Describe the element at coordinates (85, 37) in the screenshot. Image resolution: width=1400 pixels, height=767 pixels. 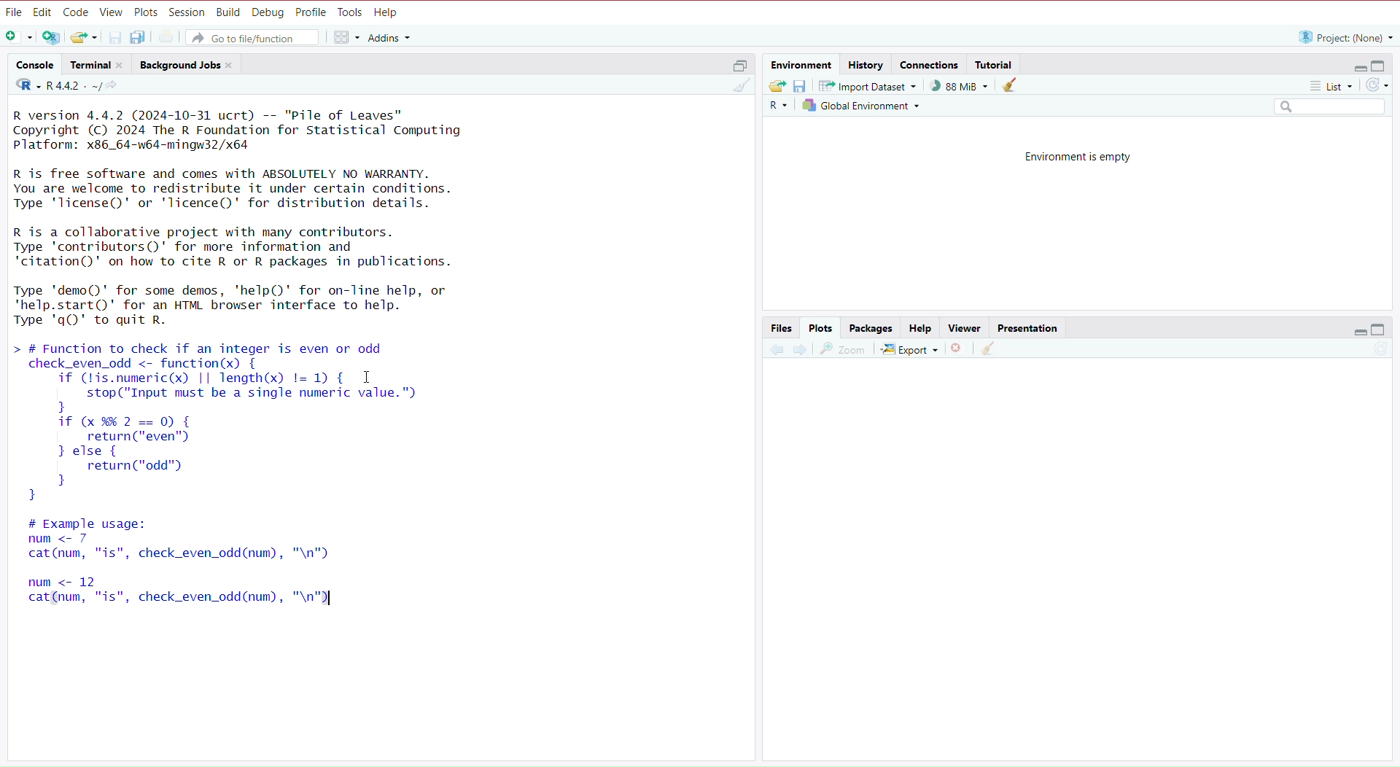
I see `open an existing file` at that location.